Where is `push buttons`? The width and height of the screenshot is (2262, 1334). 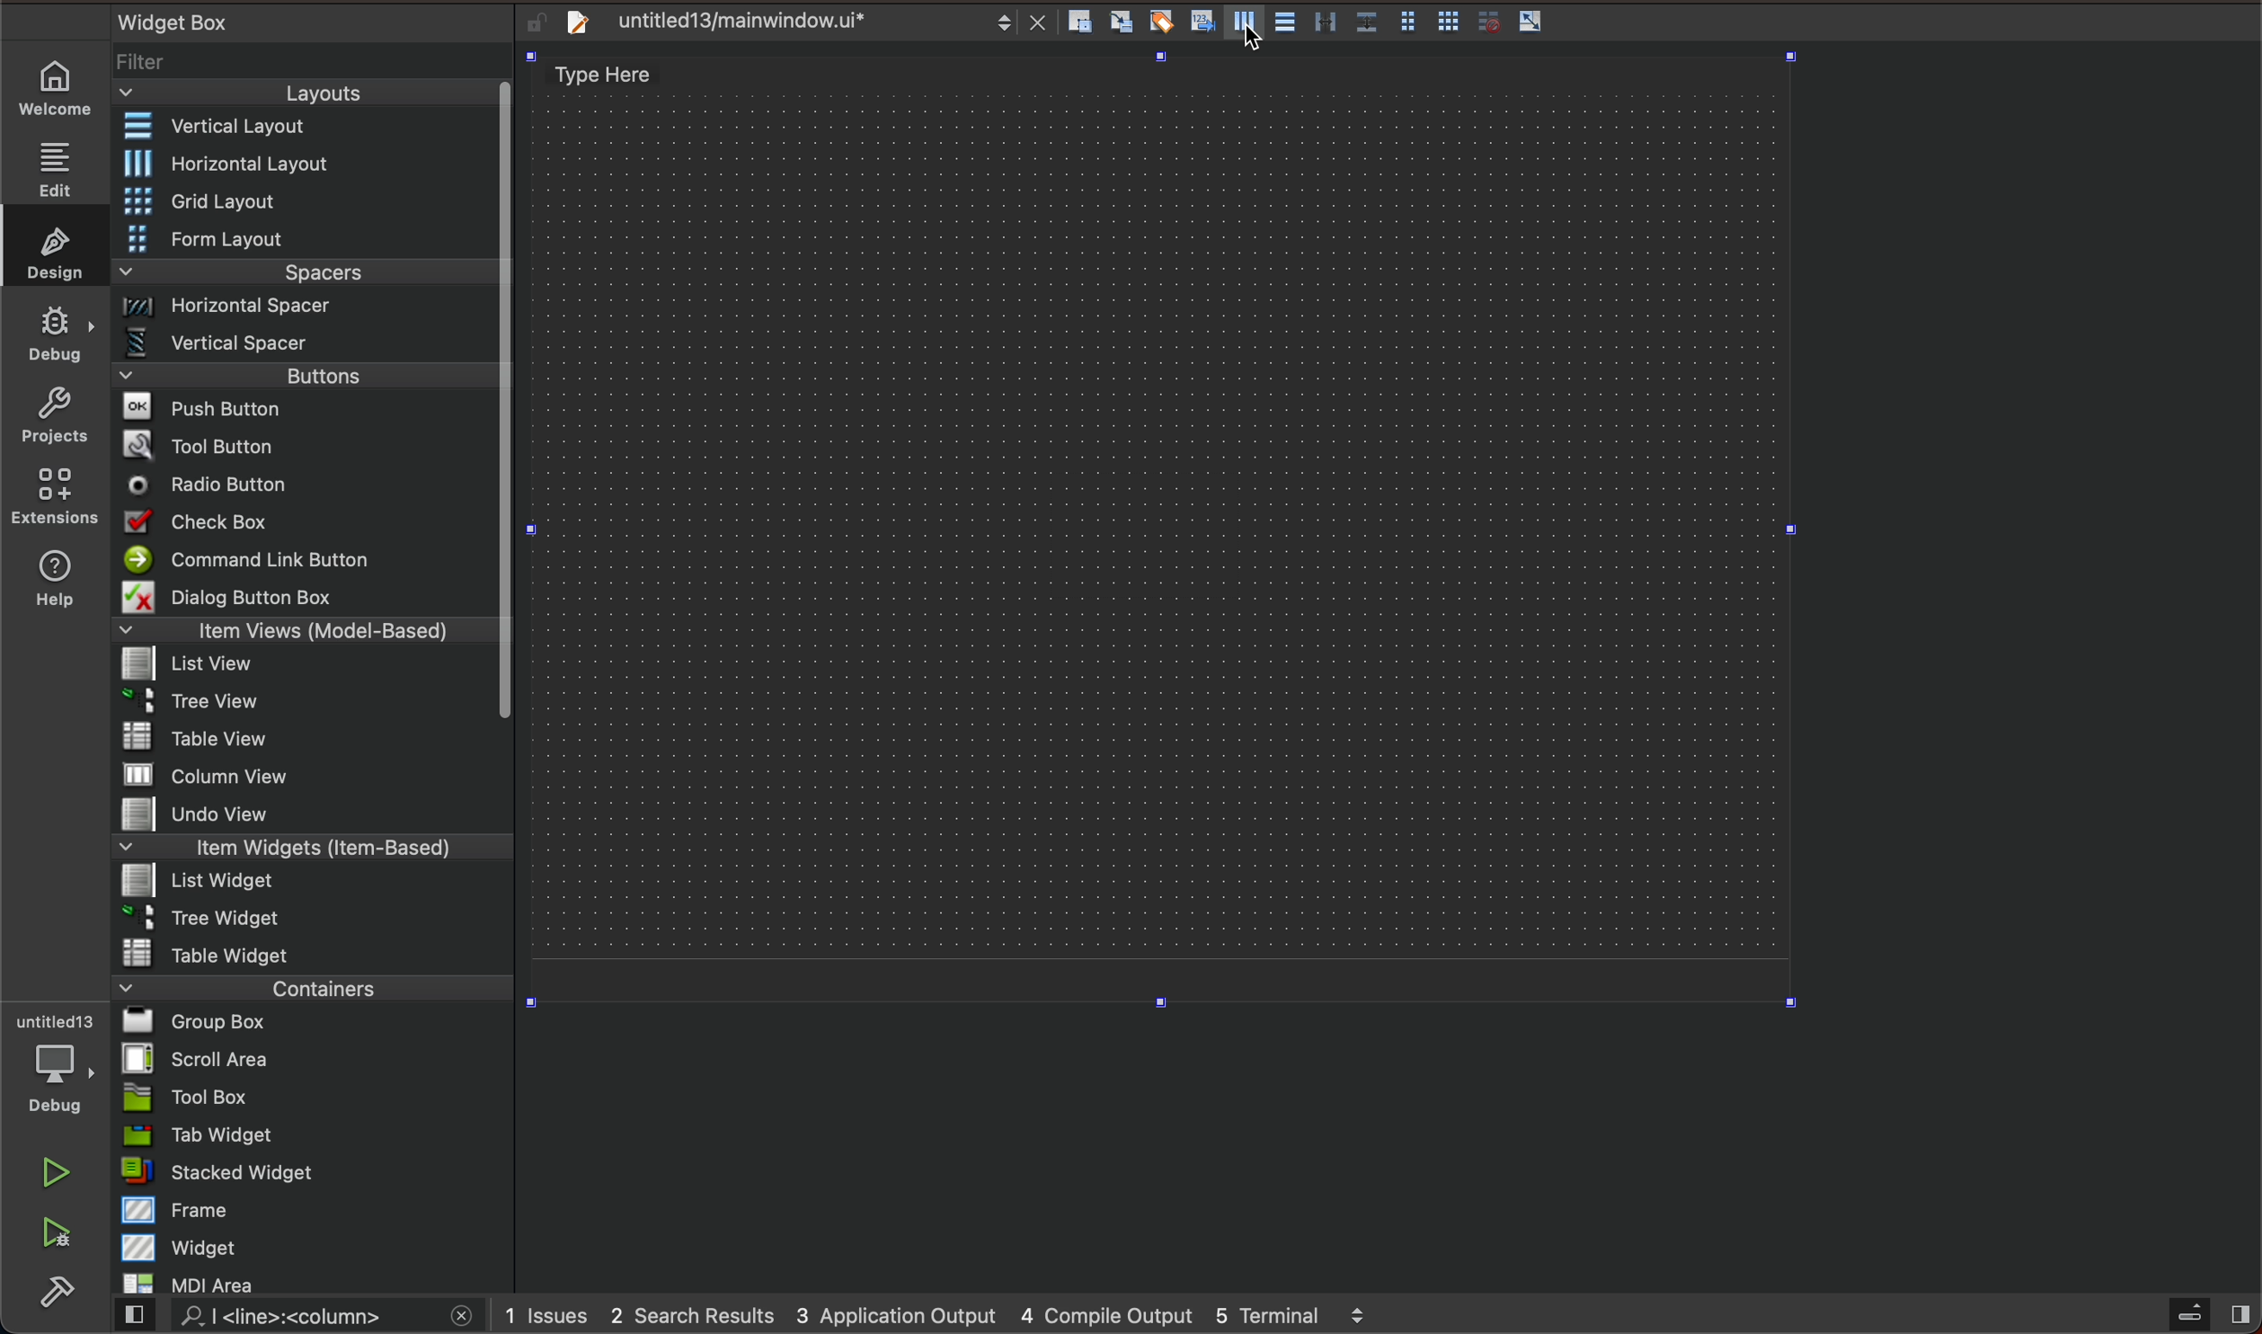
push buttons is located at coordinates (306, 407).